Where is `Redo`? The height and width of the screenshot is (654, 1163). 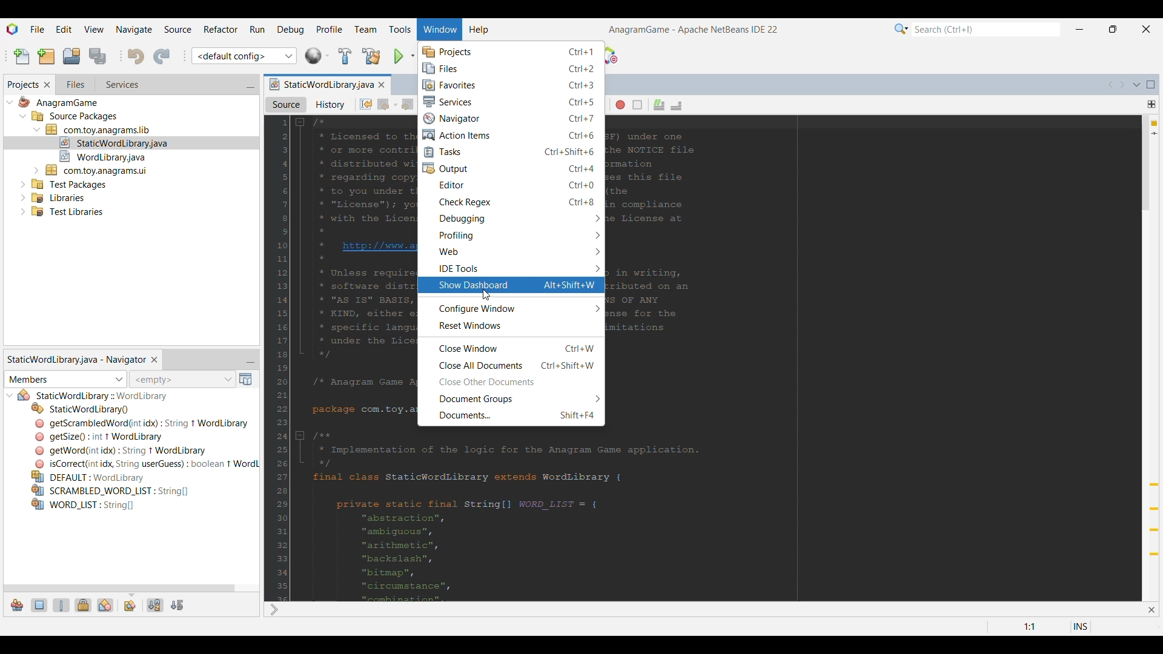
Redo is located at coordinates (161, 56).